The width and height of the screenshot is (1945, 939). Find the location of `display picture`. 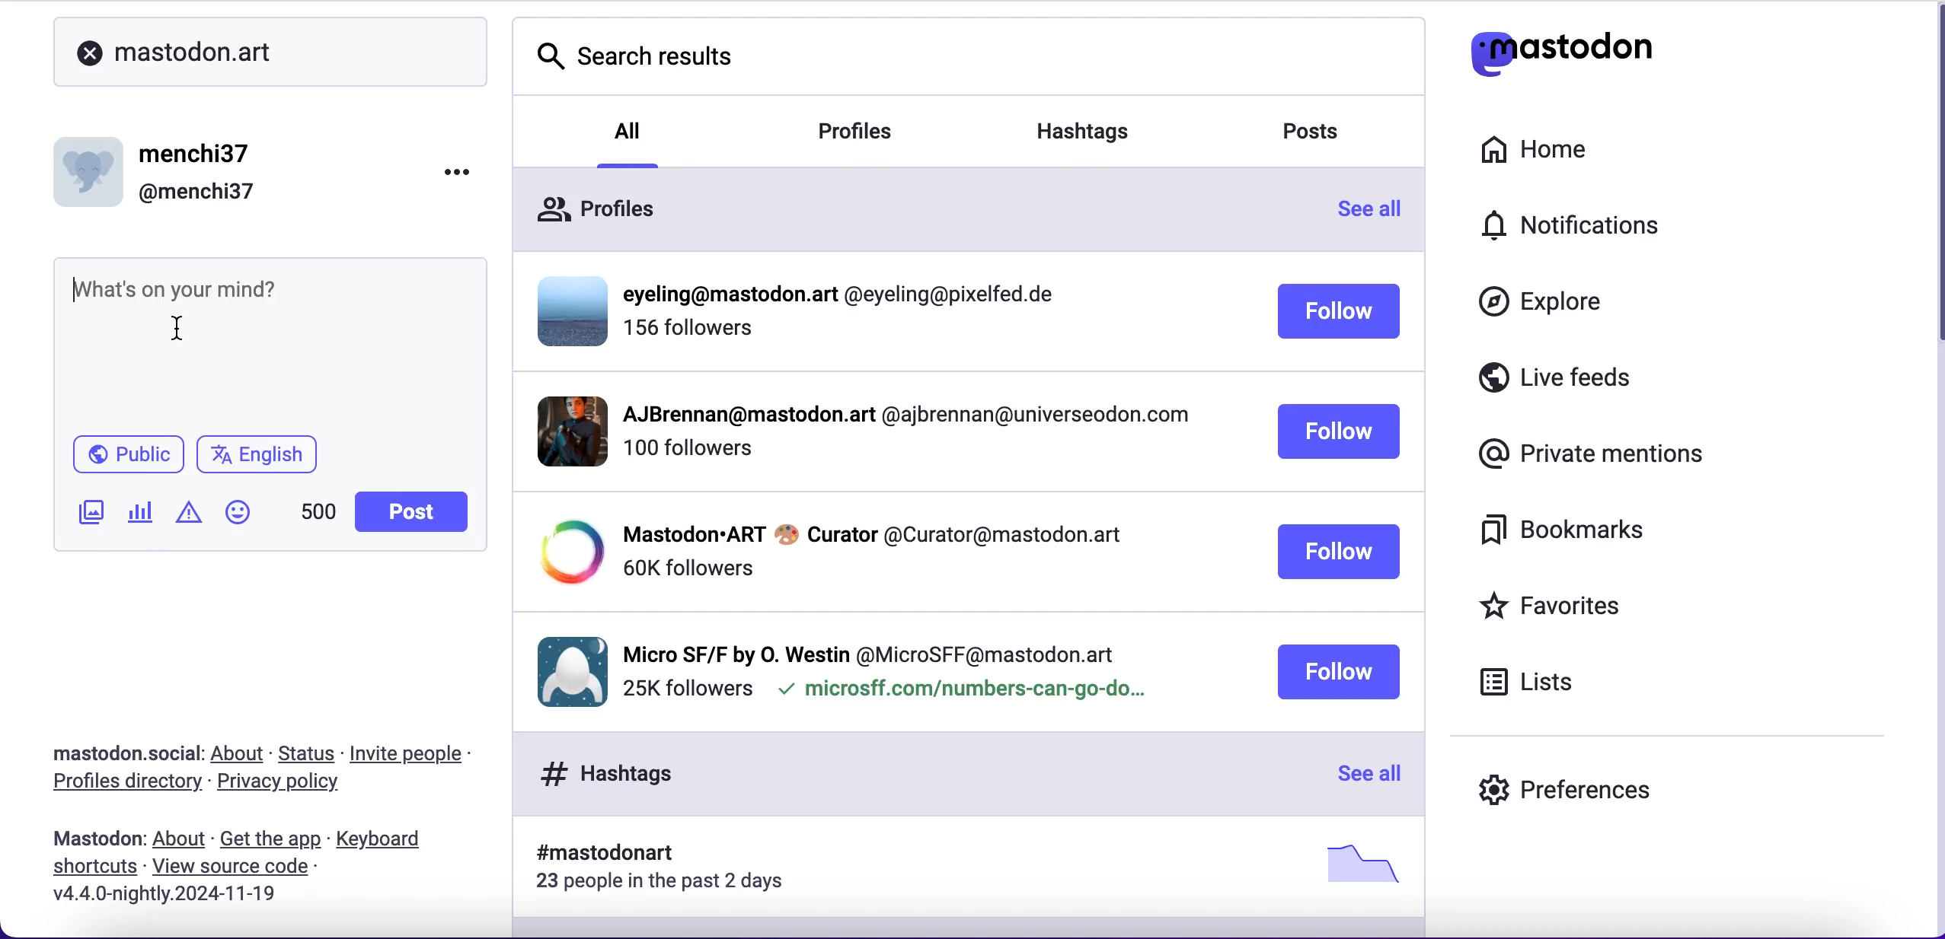

display picture is located at coordinates (566, 552).